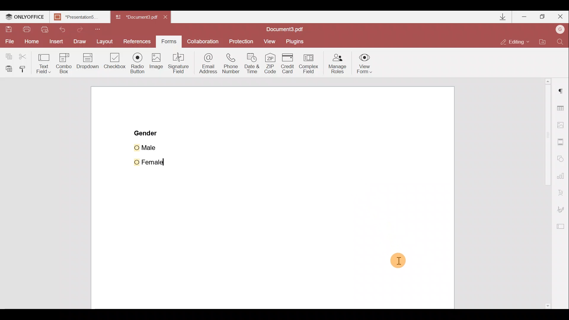 Image resolution: width=569 pixels, height=320 pixels. I want to click on Shapes settings, so click(562, 159).